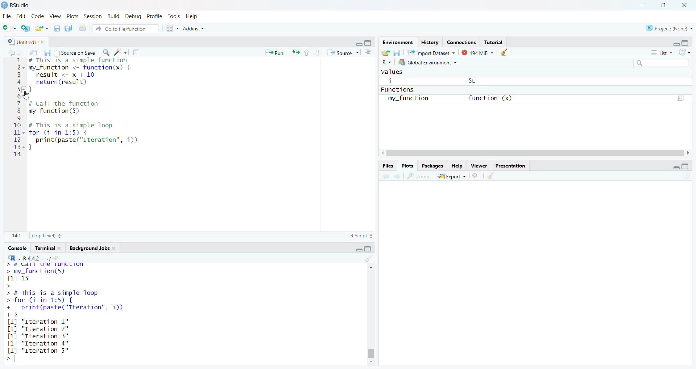 Image resolution: width=696 pixels, height=369 pixels. I want to click on [1] "Iteration 3", so click(37, 336).